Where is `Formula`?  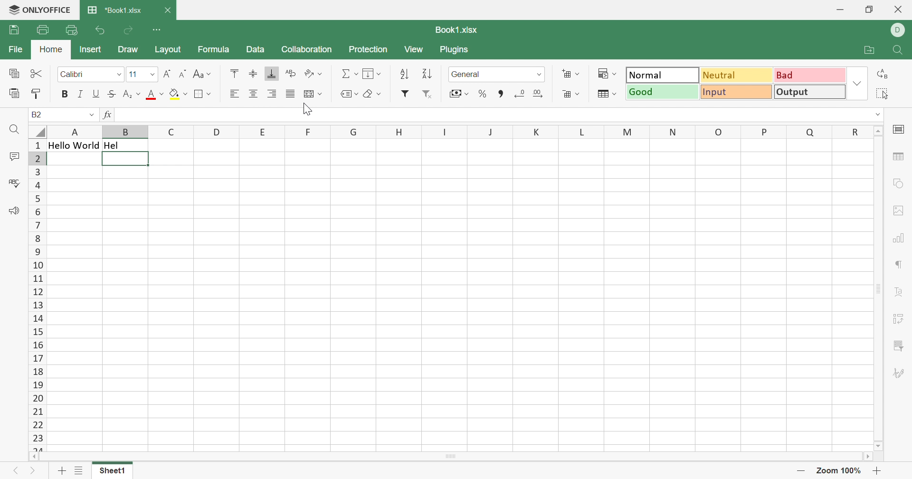
Formula is located at coordinates (212, 50).